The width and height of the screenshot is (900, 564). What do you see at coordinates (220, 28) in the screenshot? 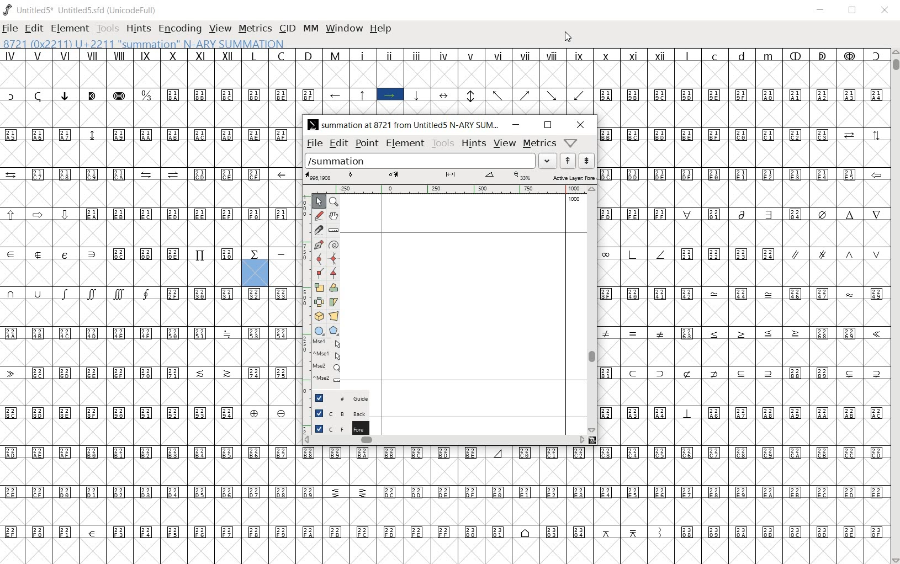
I see `VIEW` at bounding box center [220, 28].